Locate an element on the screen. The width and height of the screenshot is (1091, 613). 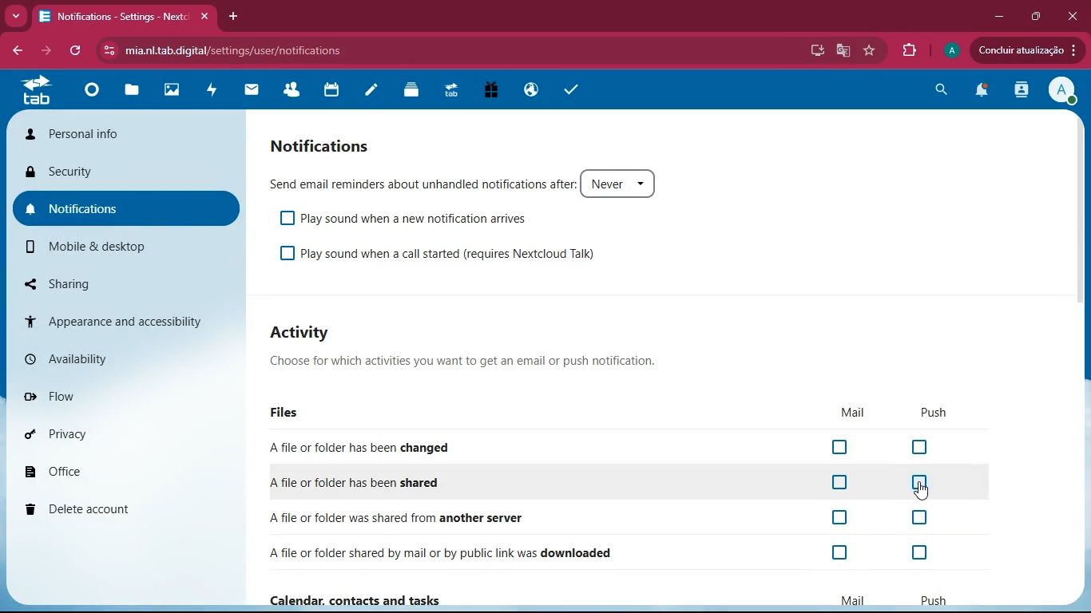
layers is located at coordinates (408, 89).